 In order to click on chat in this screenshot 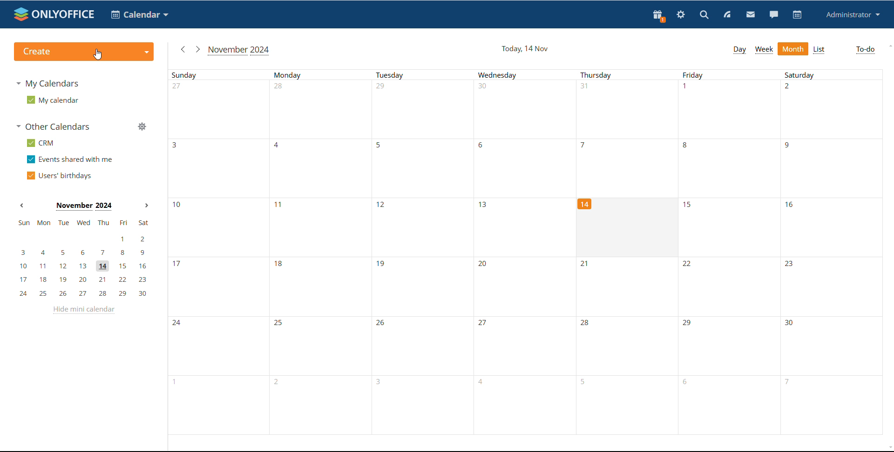, I will do `click(774, 15)`.